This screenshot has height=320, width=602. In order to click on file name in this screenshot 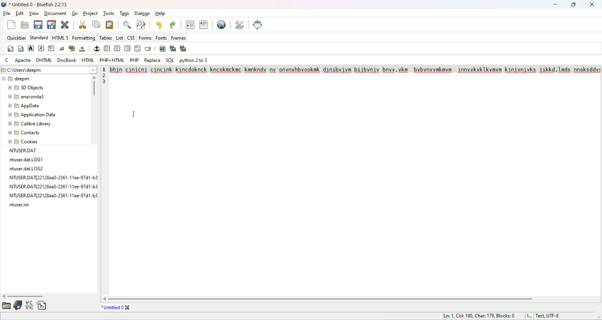, I will do `click(52, 195)`.